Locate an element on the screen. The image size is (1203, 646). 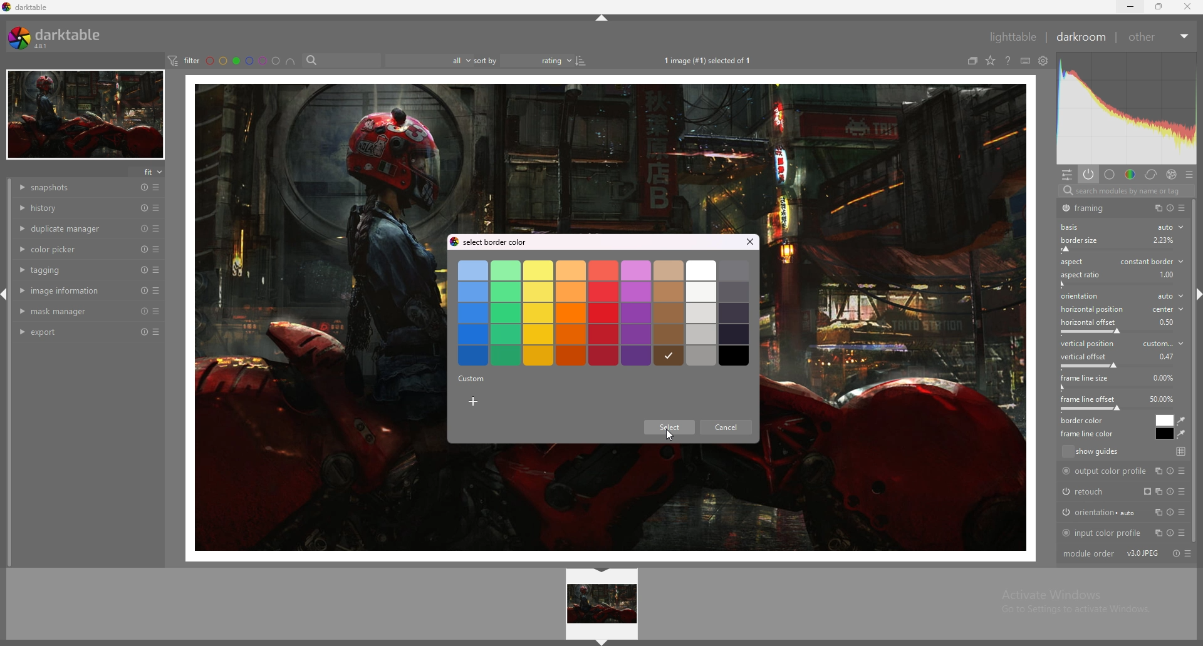
target image minimized is located at coordinates (85, 115).